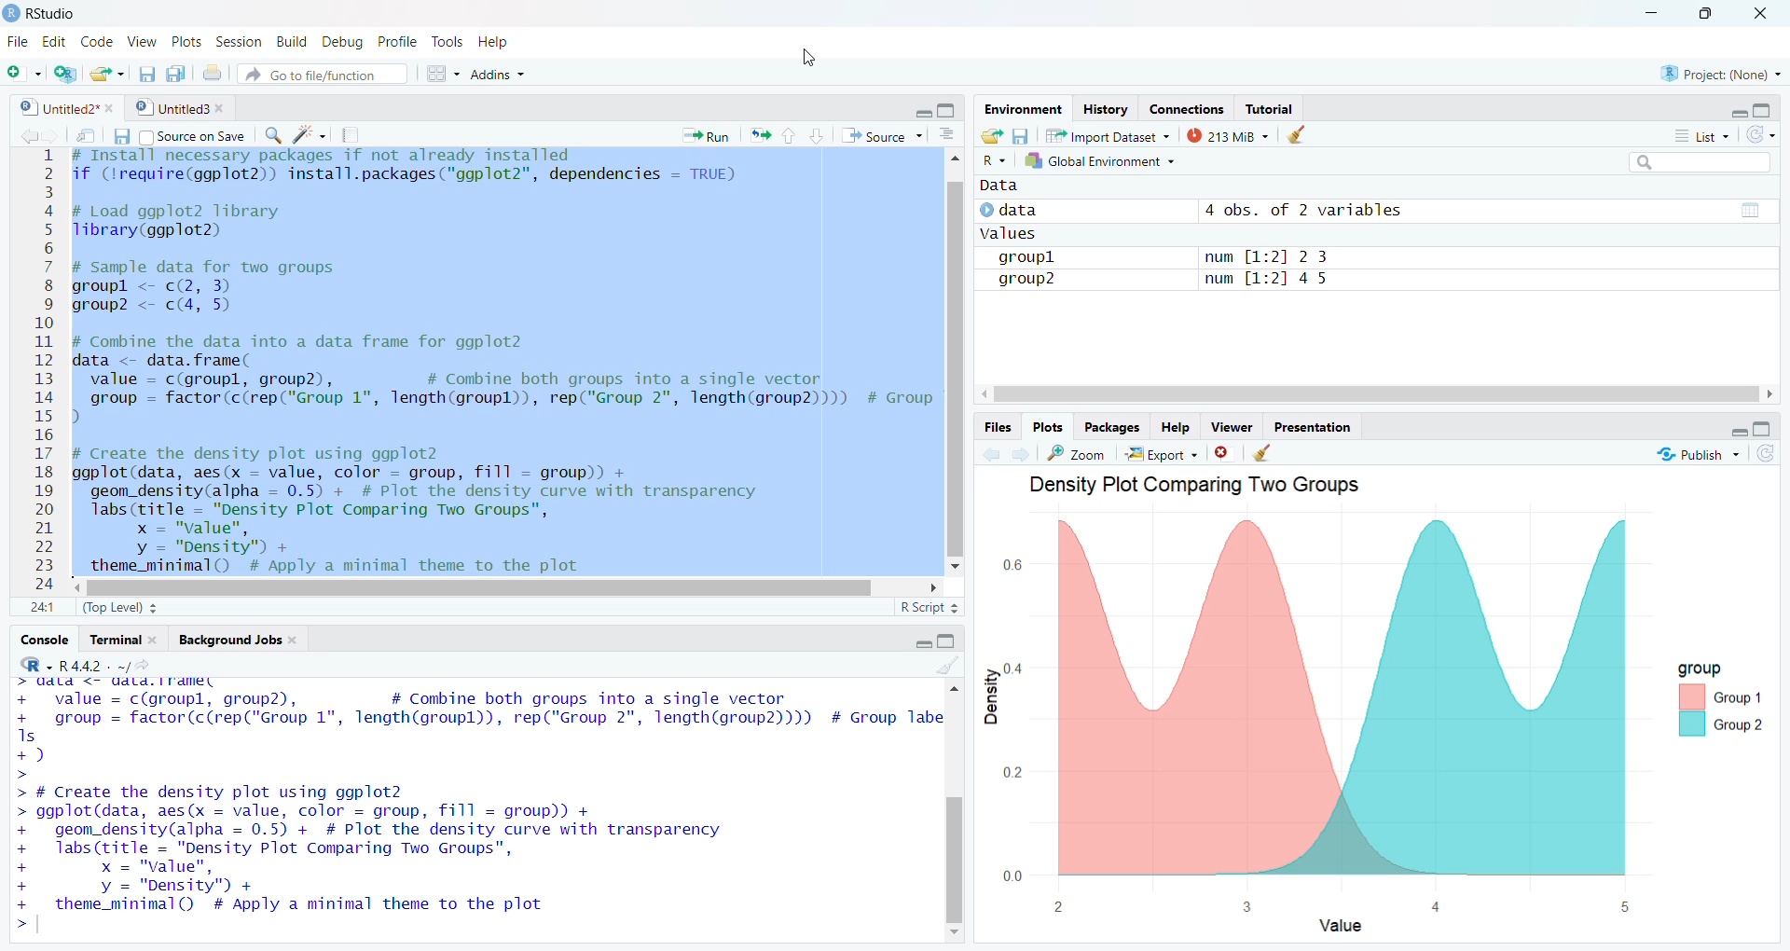  I want to click on session, so click(242, 40).